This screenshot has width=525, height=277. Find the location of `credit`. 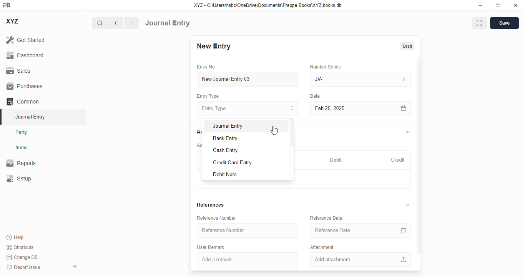

credit is located at coordinates (399, 160).